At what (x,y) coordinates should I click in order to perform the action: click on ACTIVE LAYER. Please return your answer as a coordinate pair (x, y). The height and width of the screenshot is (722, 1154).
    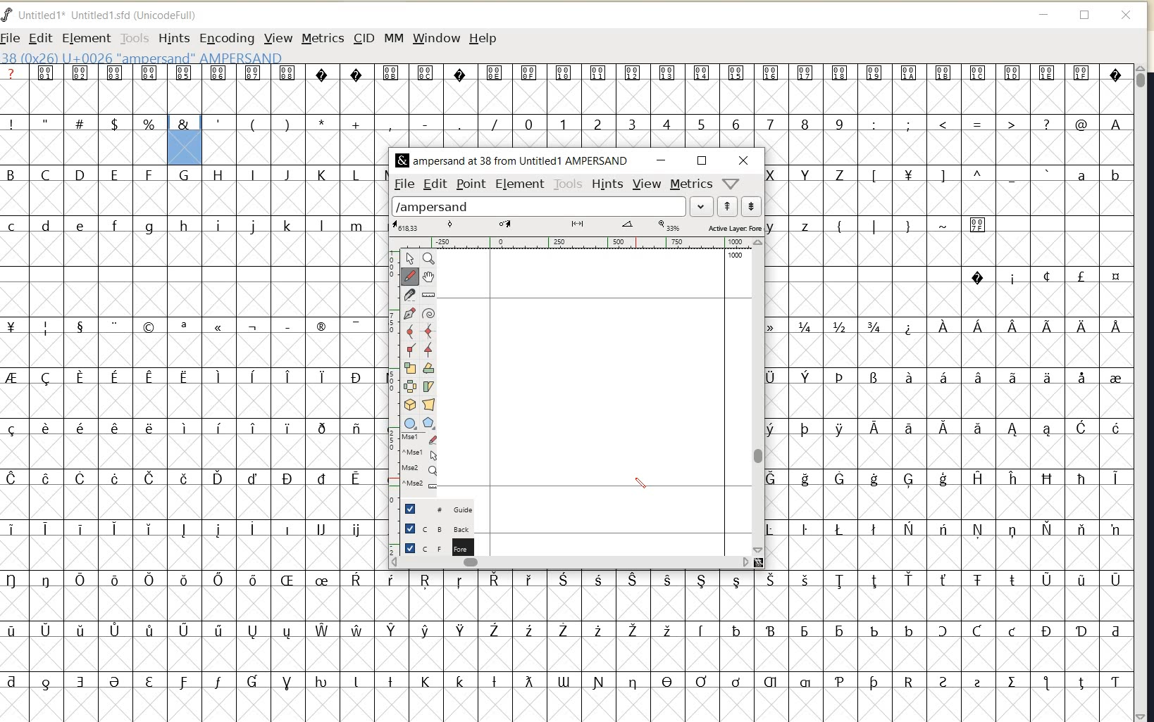
    Looking at the image, I should click on (577, 226).